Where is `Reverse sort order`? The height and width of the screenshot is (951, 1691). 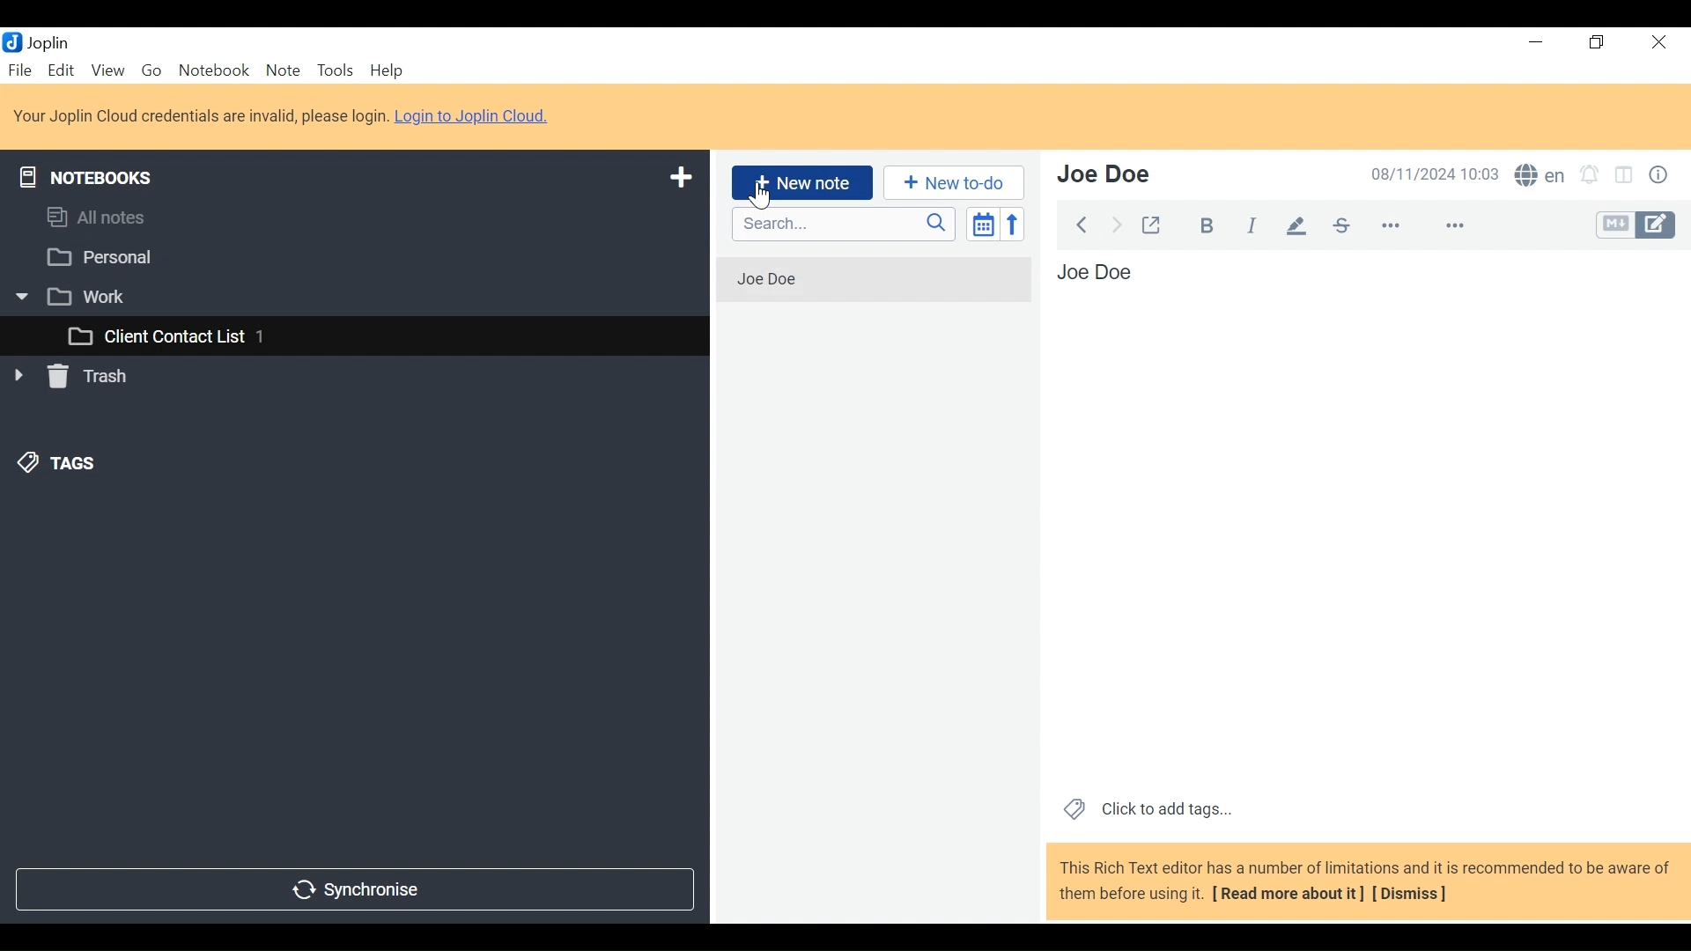 Reverse sort order is located at coordinates (1011, 224).